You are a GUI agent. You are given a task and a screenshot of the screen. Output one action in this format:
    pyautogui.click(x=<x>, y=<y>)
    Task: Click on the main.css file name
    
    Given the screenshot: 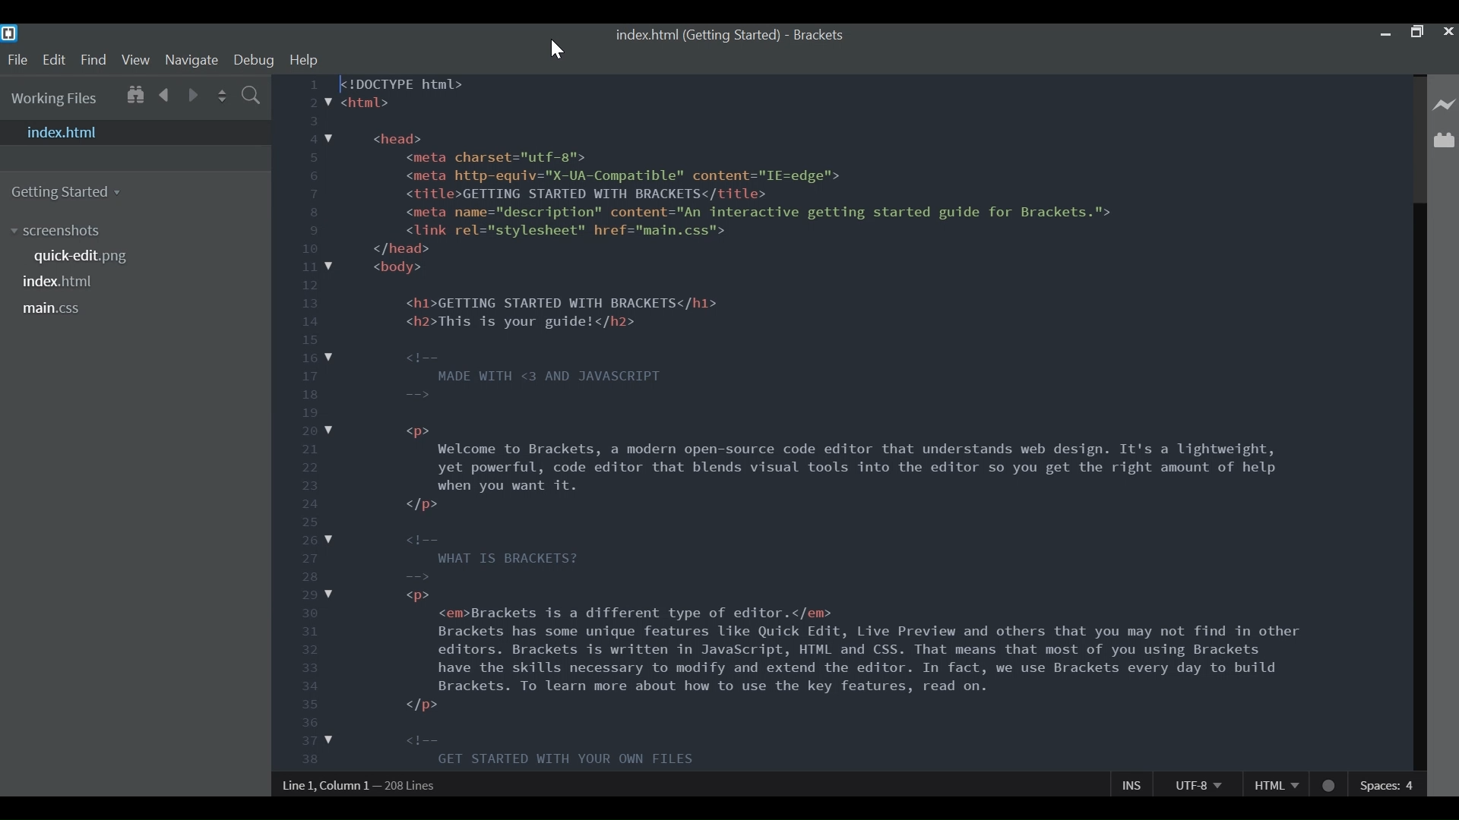 What is the action you would take?
    pyautogui.click(x=54, y=309)
    